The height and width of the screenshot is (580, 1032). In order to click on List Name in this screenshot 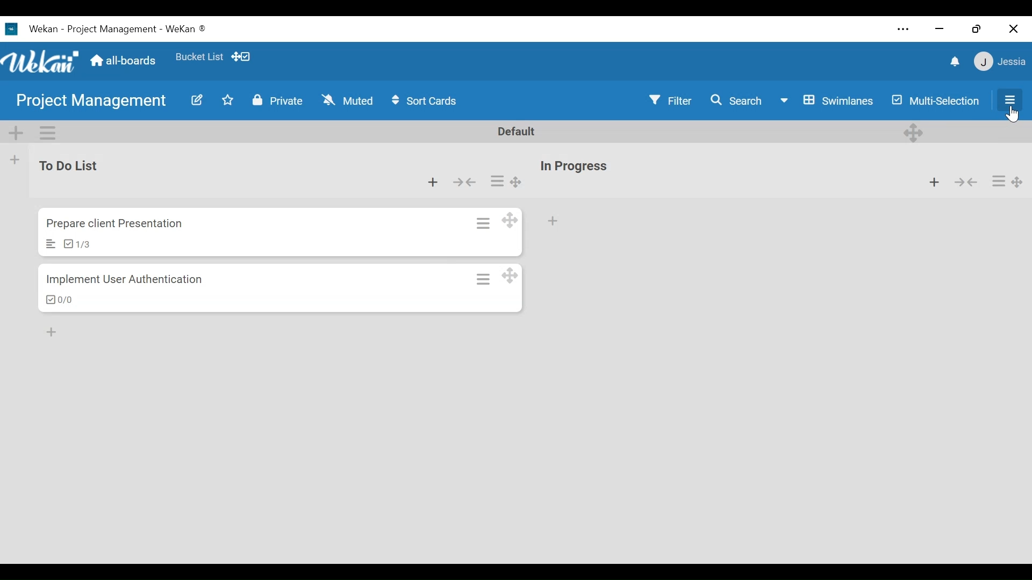, I will do `click(575, 166)`.